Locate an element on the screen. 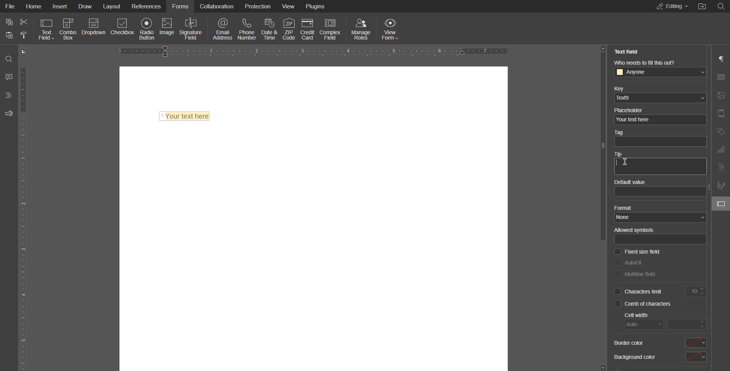  Text Field is located at coordinates (184, 117).